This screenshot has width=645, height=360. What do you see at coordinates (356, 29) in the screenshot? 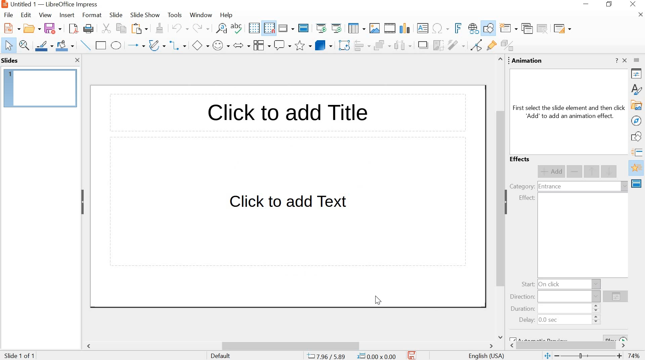
I see `insert table` at bounding box center [356, 29].